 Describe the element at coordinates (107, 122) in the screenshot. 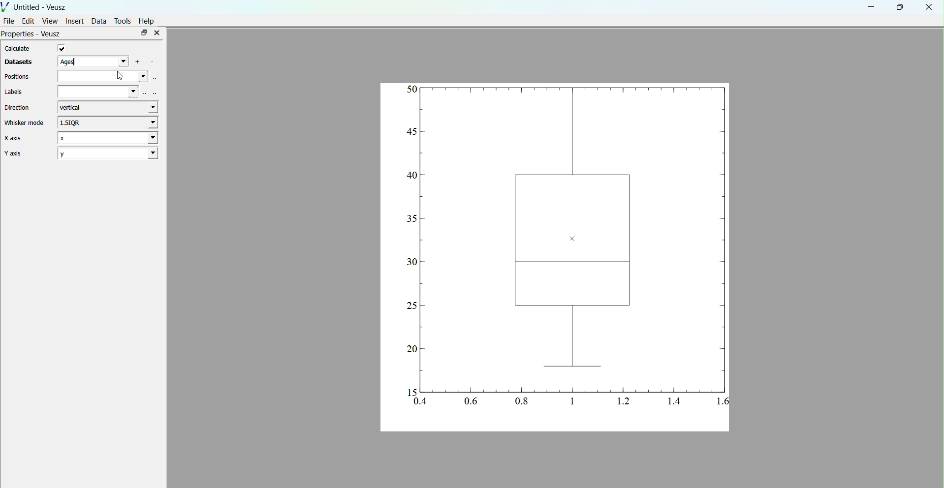

I see `1.5IQR` at that location.